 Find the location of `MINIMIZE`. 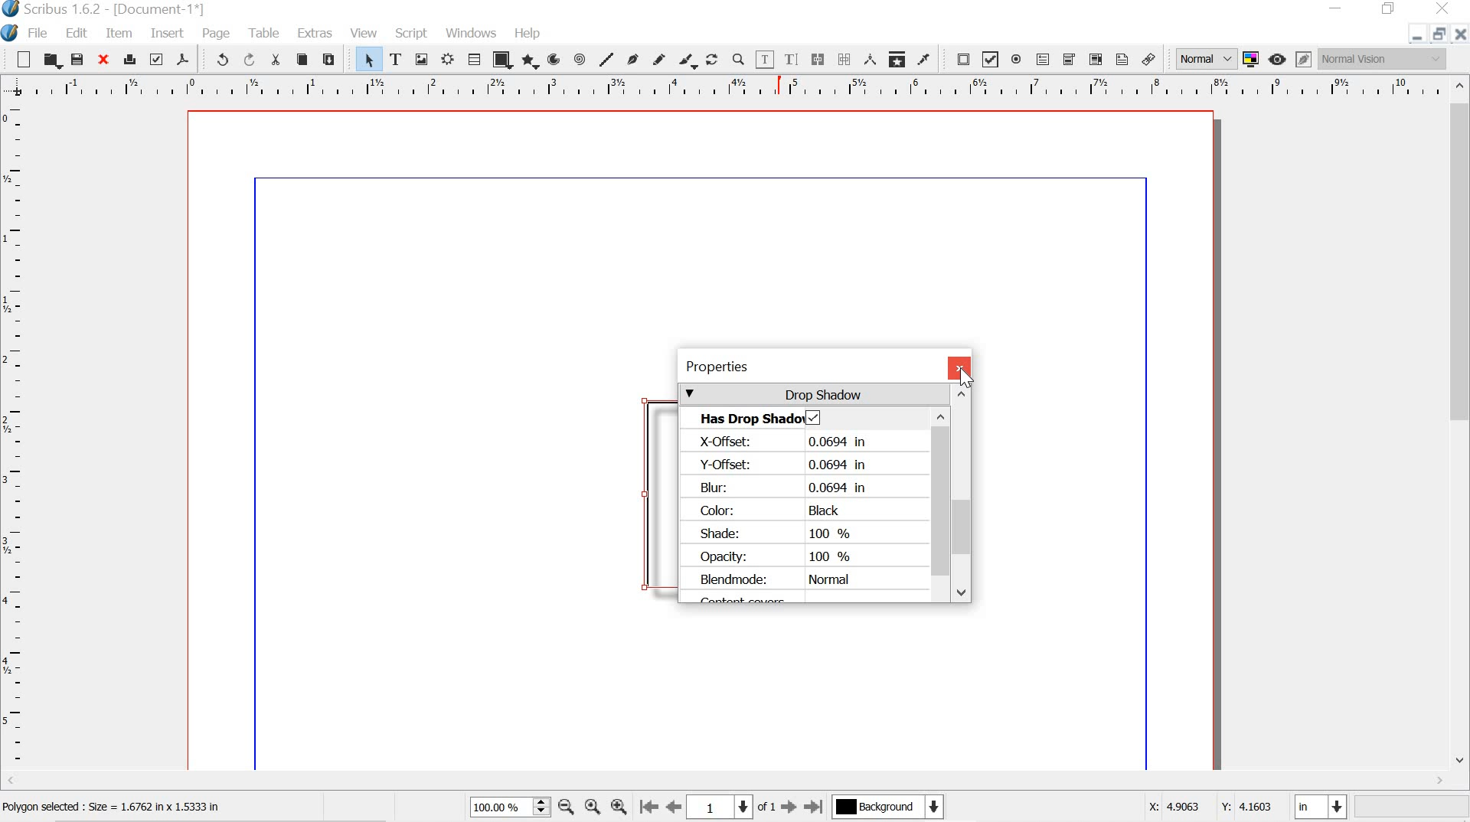

MINIMIZE is located at coordinates (1412, 39).